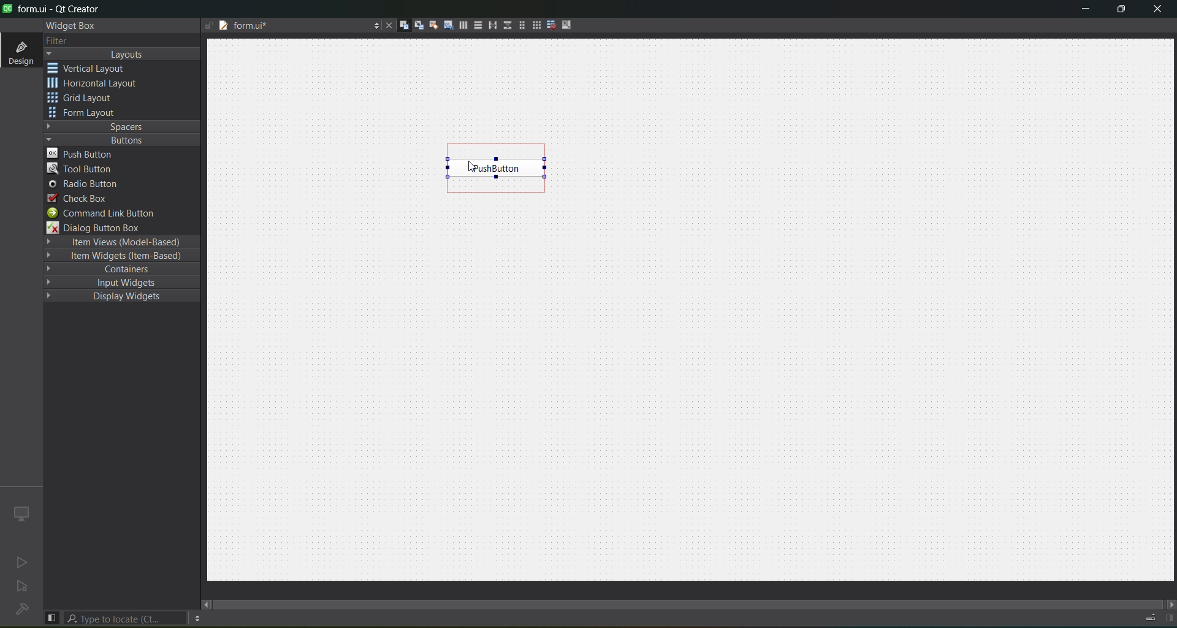 This screenshot has height=628, width=1177. What do you see at coordinates (1081, 10) in the screenshot?
I see `minimize` at bounding box center [1081, 10].